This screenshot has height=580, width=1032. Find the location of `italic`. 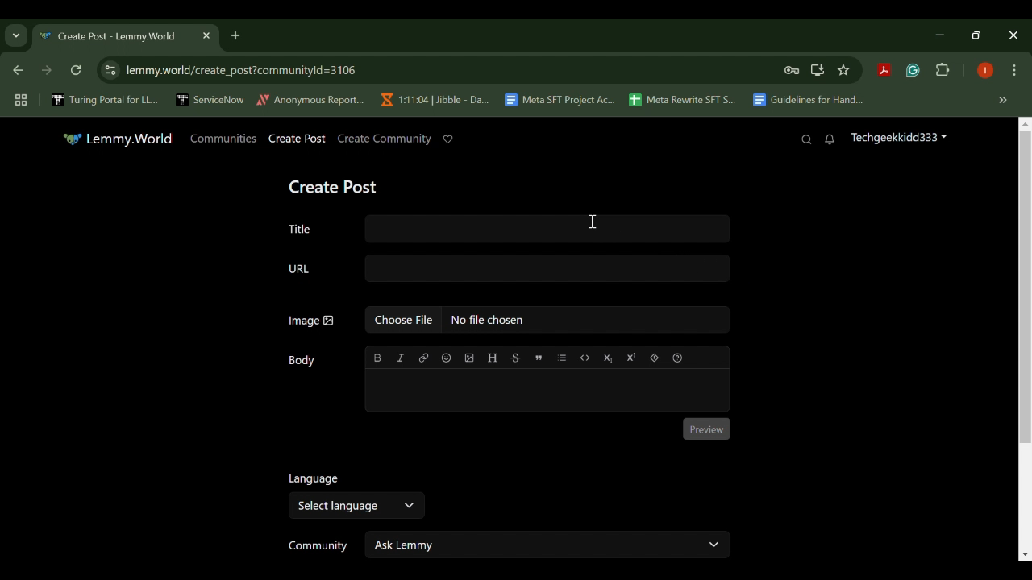

italic is located at coordinates (401, 358).